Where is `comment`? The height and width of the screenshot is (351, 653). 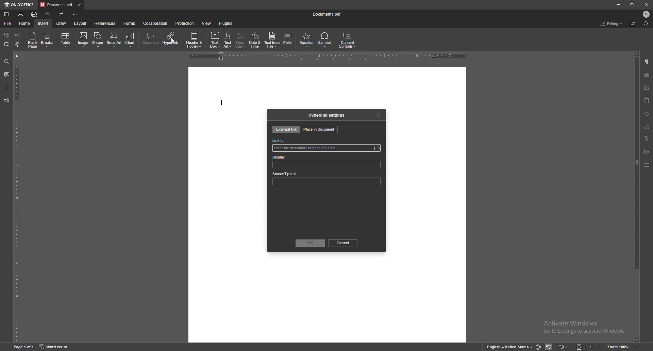
comment is located at coordinates (151, 39).